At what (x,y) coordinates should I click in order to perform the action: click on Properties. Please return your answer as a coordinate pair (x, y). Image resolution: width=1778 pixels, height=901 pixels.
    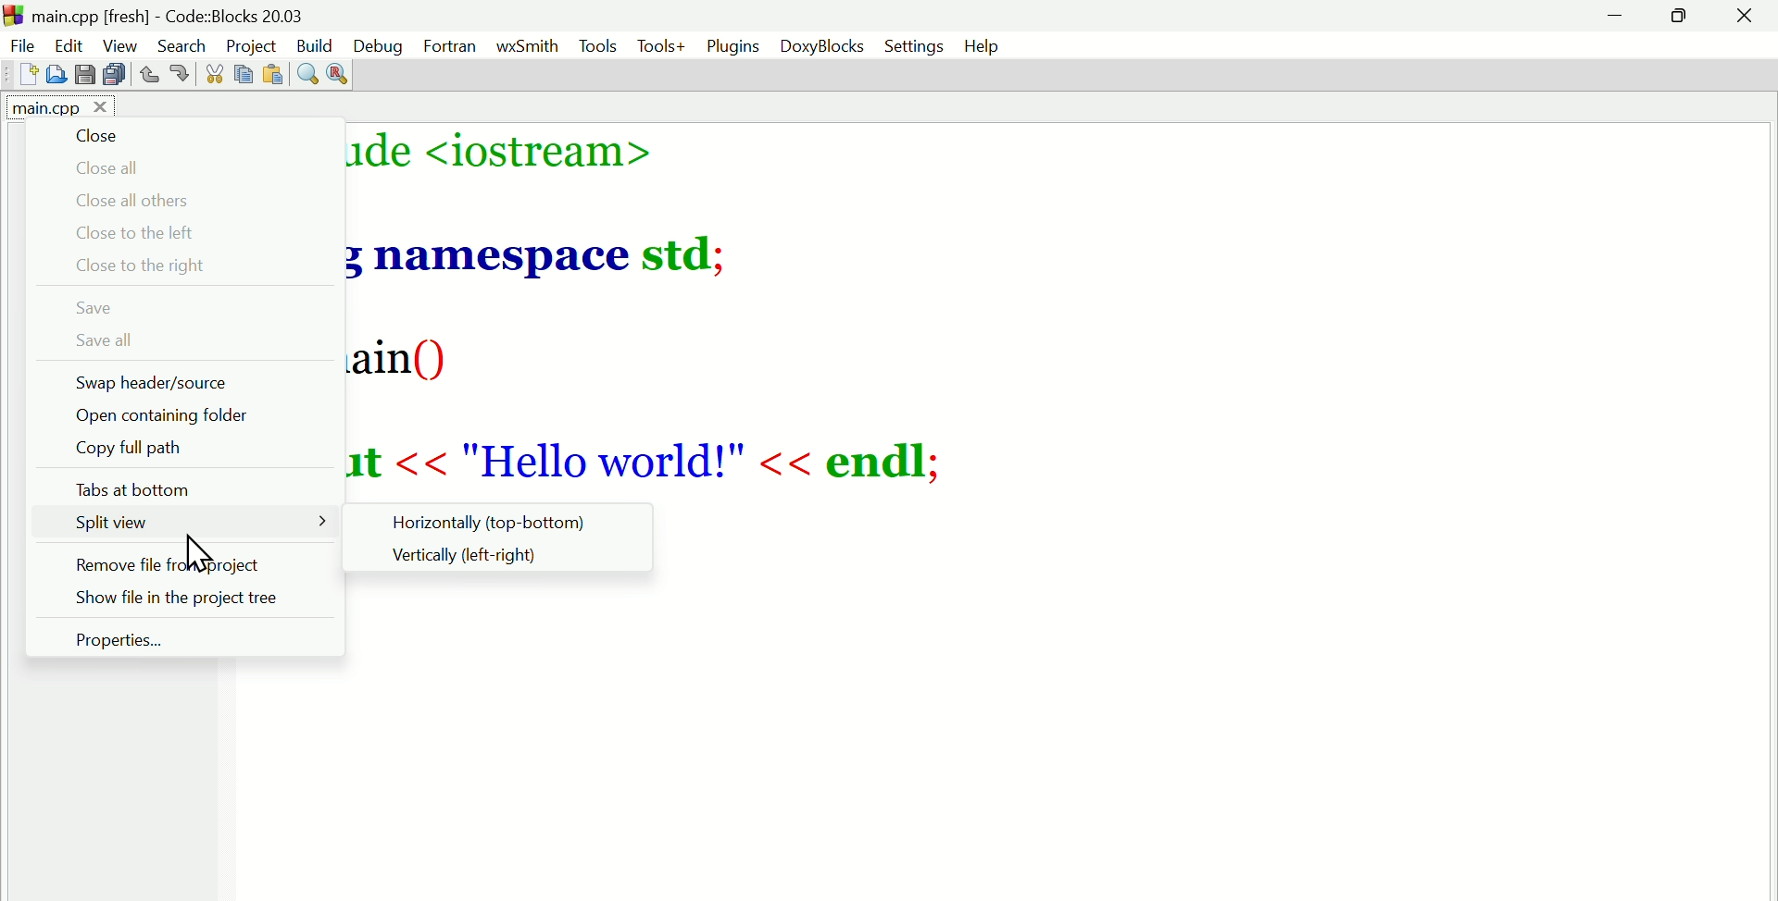
    Looking at the image, I should click on (136, 642).